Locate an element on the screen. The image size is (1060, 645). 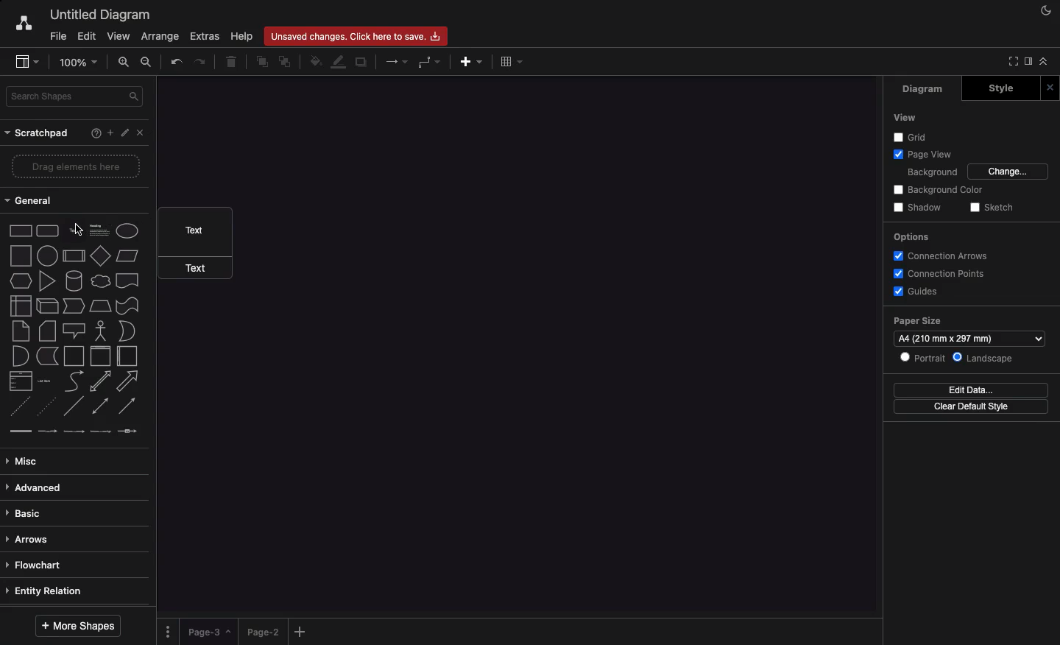
Help is located at coordinates (241, 36).